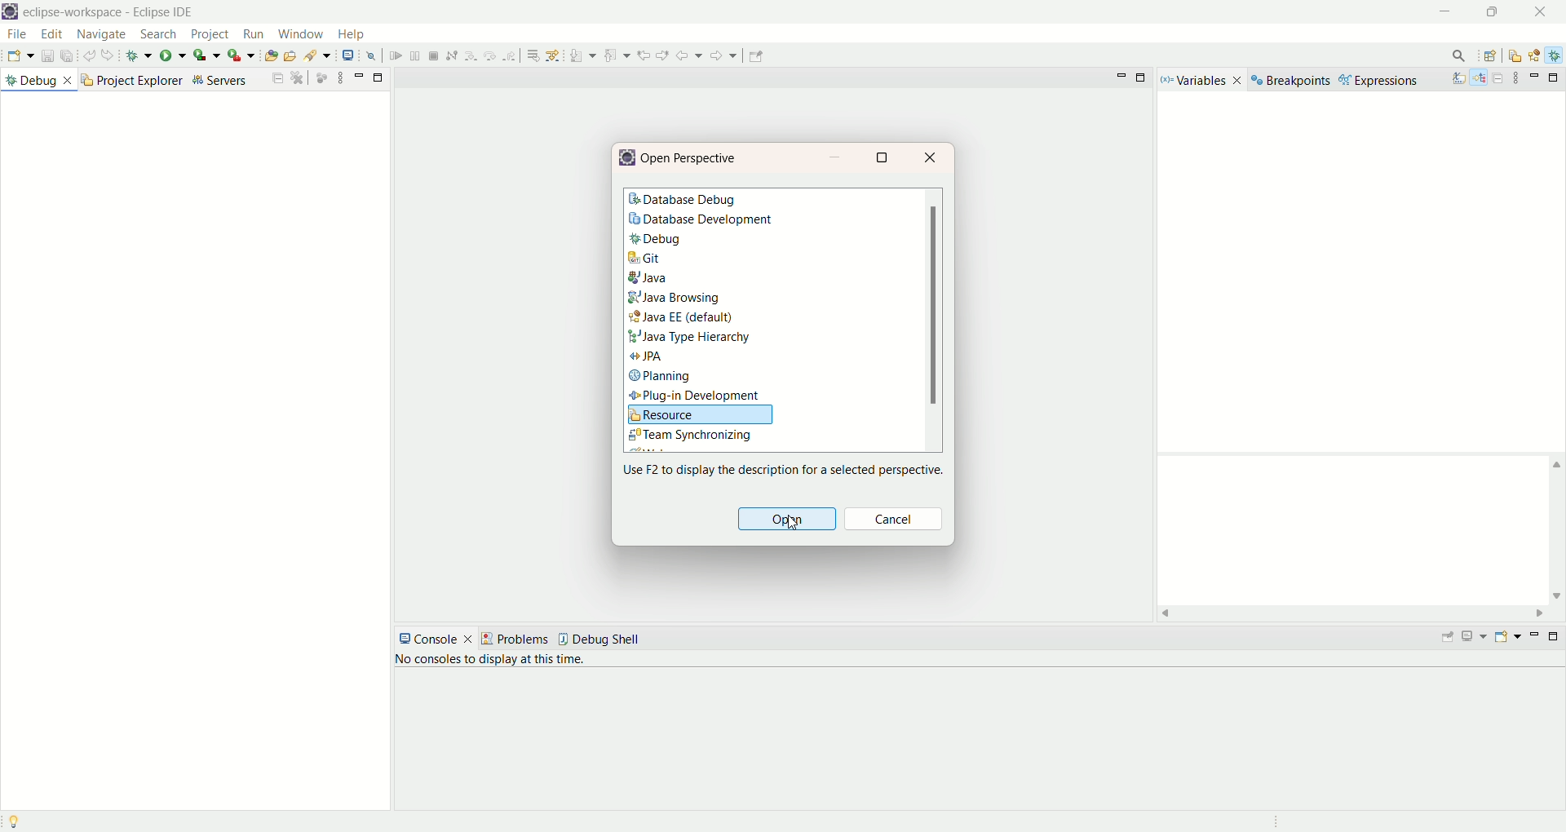 The image size is (1566, 832). Describe the element at coordinates (648, 359) in the screenshot. I see `JPA ` at that location.